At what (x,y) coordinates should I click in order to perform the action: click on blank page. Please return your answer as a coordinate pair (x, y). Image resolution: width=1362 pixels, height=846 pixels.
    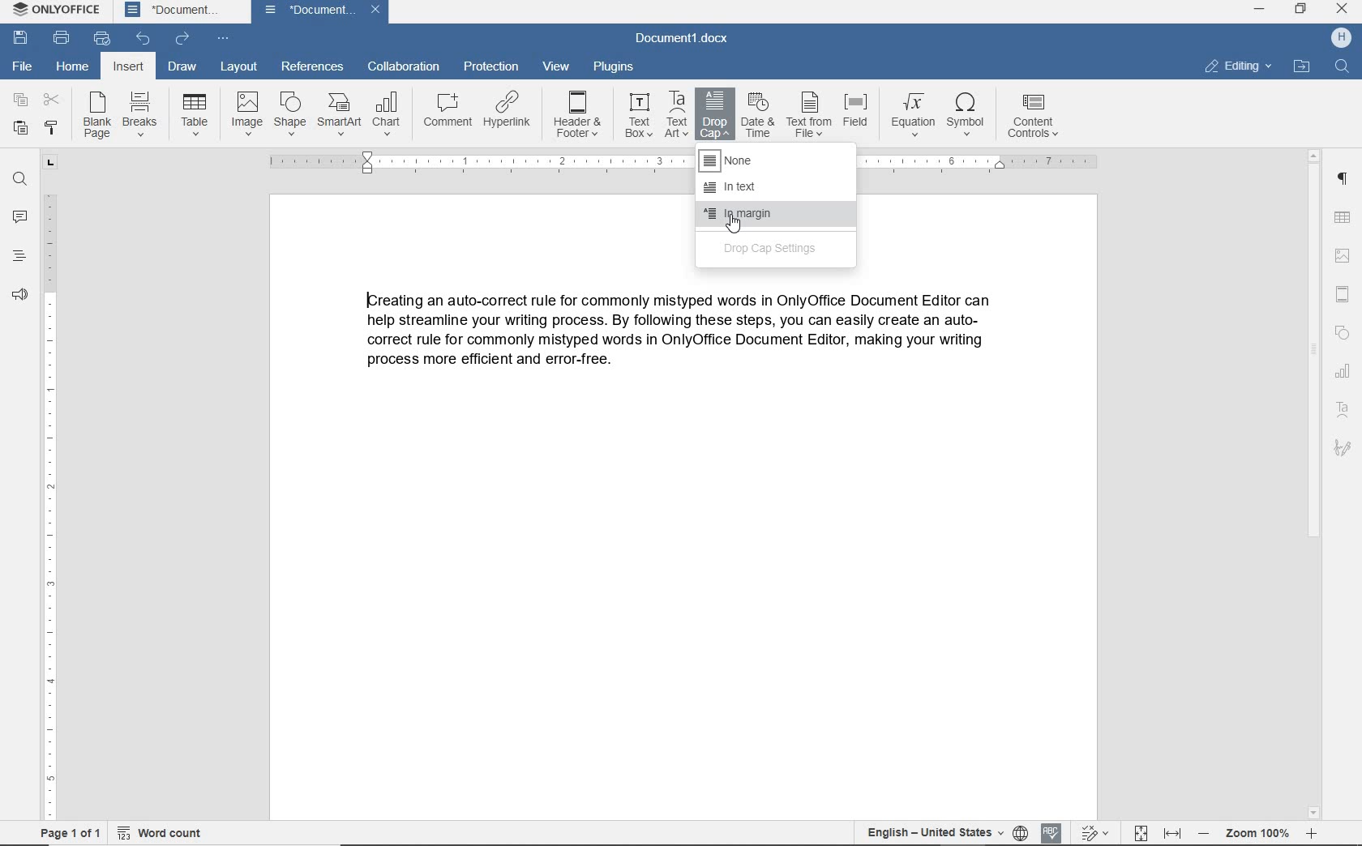
    Looking at the image, I should click on (96, 115).